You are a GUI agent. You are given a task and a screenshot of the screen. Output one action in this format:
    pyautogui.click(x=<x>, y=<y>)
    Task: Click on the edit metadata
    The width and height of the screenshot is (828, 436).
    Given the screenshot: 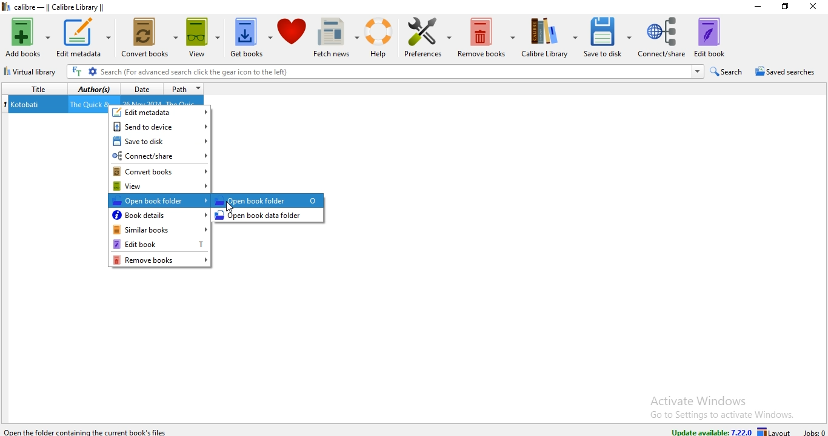 What is the action you would take?
    pyautogui.click(x=162, y=111)
    